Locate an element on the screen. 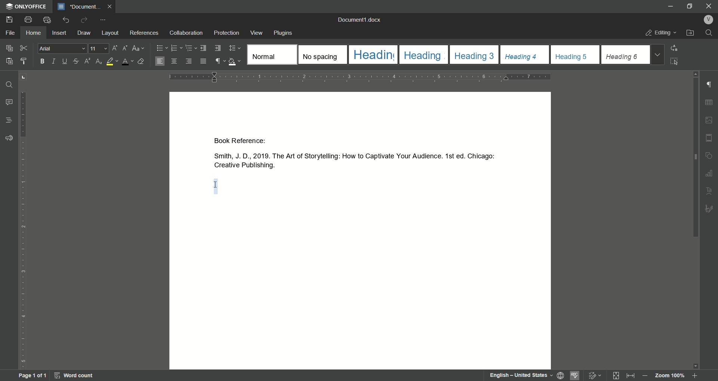  comment is located at coordinates (9, 103).